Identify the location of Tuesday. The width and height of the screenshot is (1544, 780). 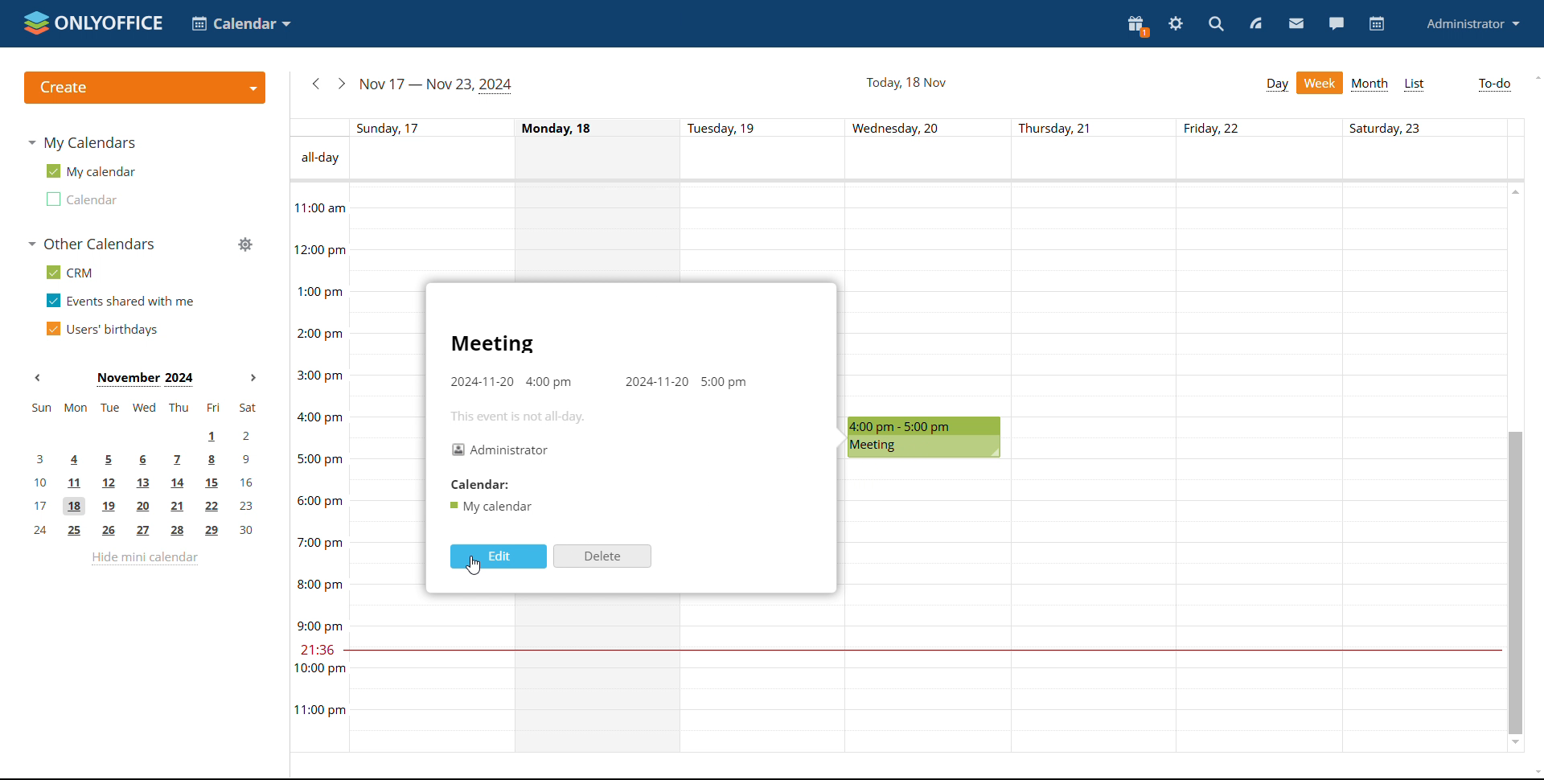
(765, 675).